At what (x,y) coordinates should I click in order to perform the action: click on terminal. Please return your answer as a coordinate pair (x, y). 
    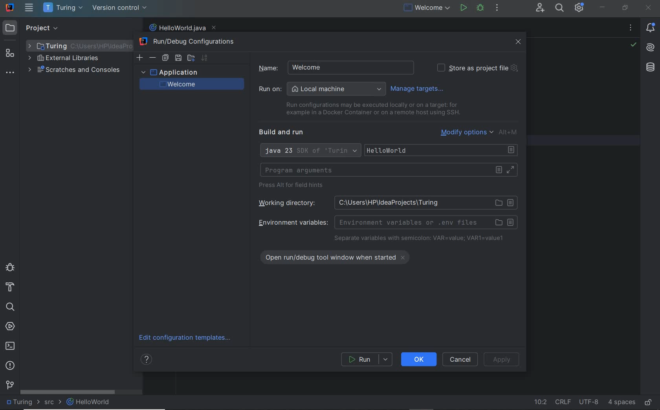
    Looking at the image, I should click on (10, 346).